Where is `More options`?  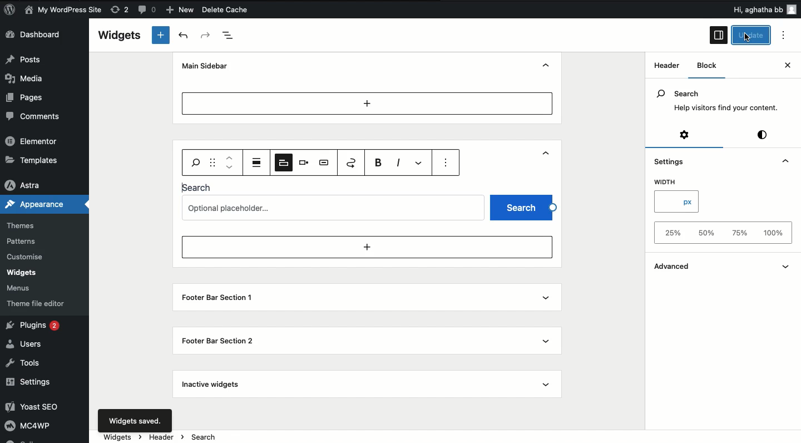 More options is located at coordinates (421, 163).